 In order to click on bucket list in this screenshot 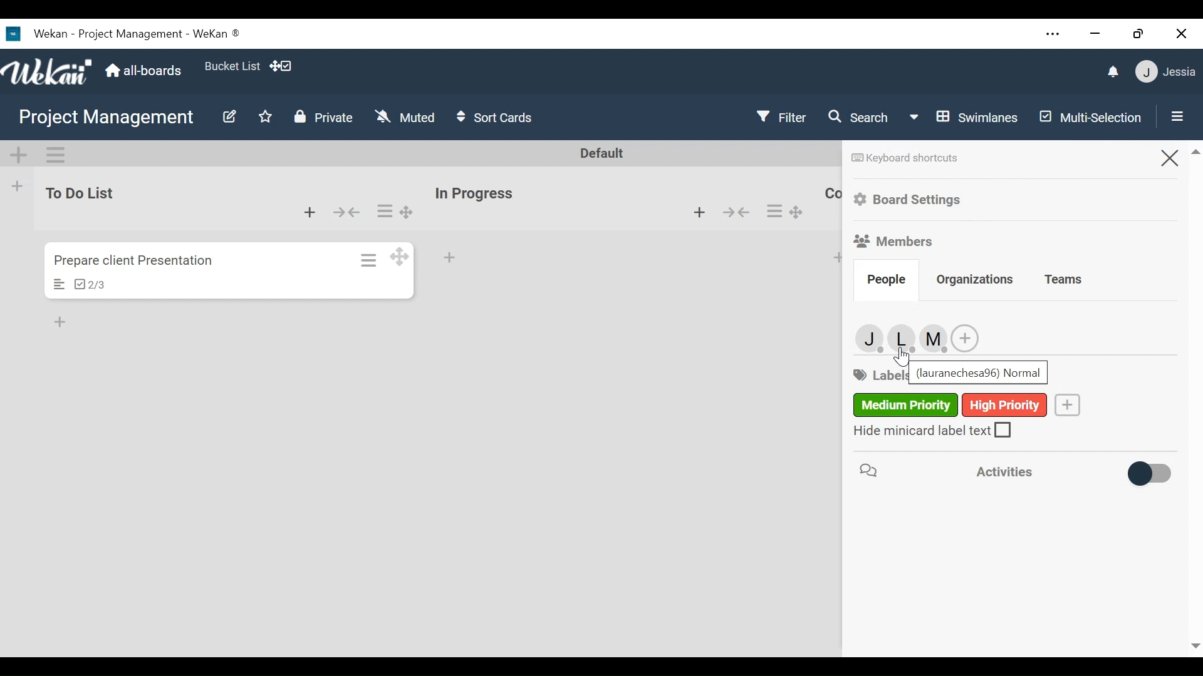, I will do `click(231, 65)`.